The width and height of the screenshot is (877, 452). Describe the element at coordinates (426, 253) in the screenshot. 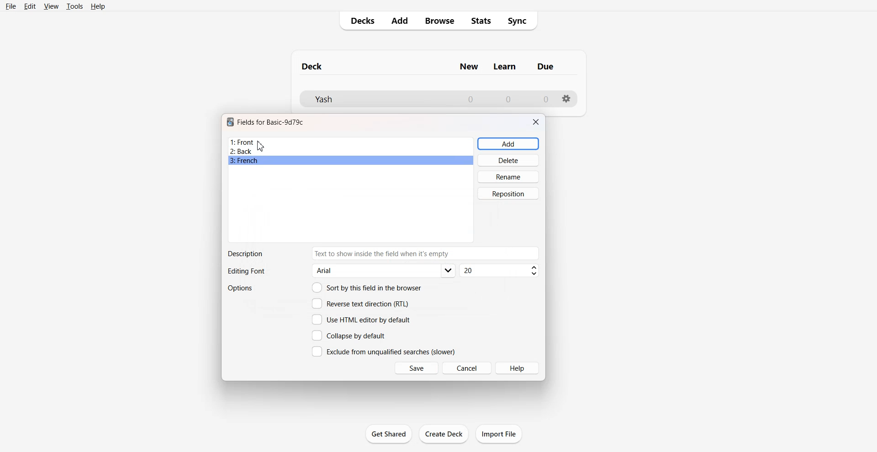

I see `Enter Description` at that location.